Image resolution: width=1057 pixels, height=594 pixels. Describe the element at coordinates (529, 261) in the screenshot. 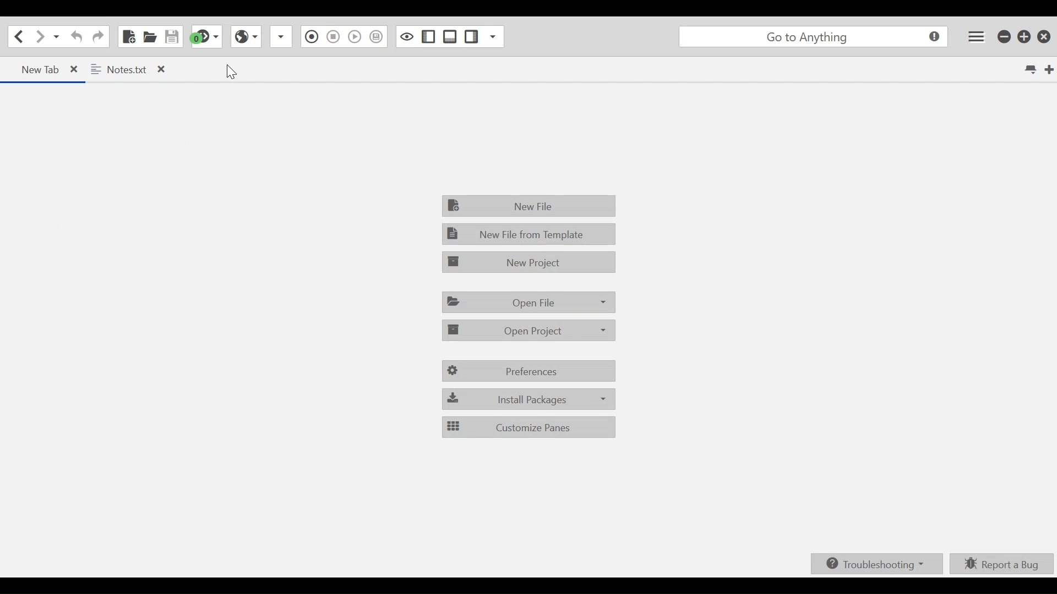

I see `New Project` at that location.